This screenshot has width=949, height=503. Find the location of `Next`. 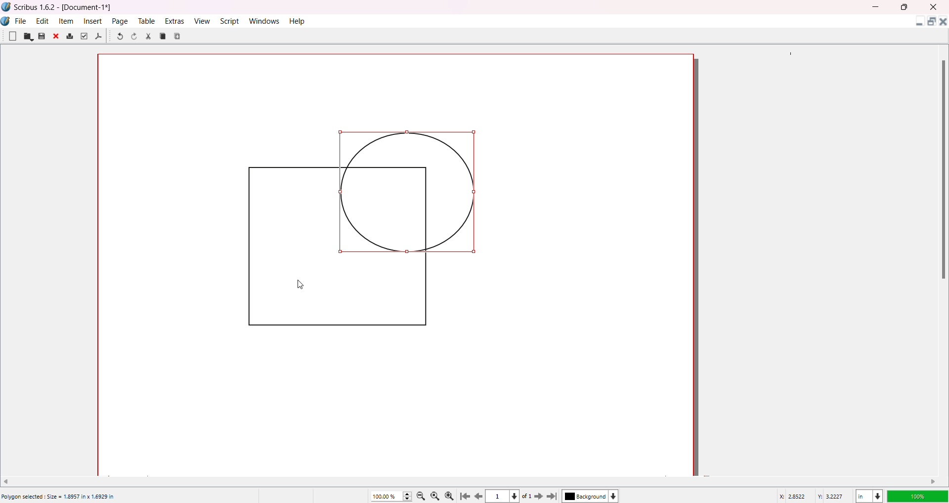

Next is located at coordinates (541, 496).